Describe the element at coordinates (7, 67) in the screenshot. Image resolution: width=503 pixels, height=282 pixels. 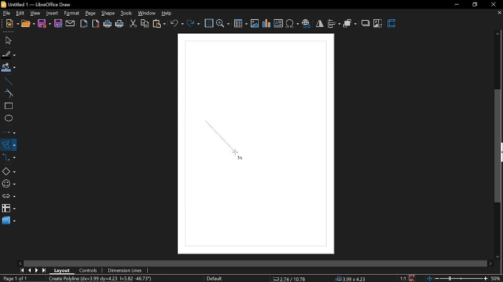
I see `fill color` at that location.